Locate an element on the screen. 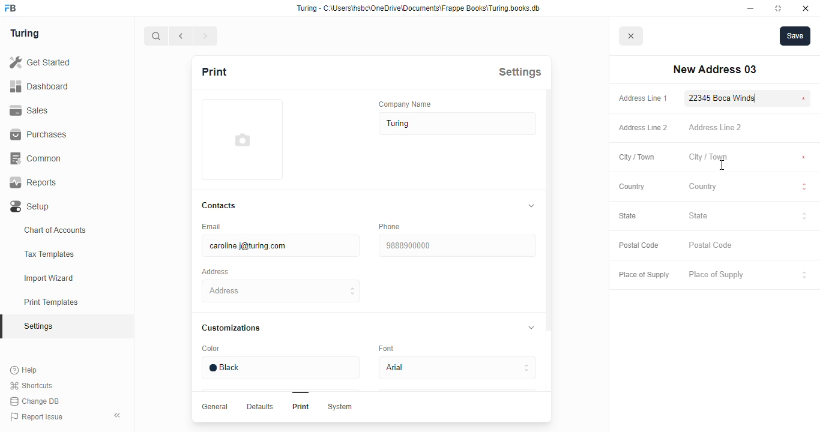 This screenshot has height=432, width=820. address line 2 is located at coordinates (644, 128).